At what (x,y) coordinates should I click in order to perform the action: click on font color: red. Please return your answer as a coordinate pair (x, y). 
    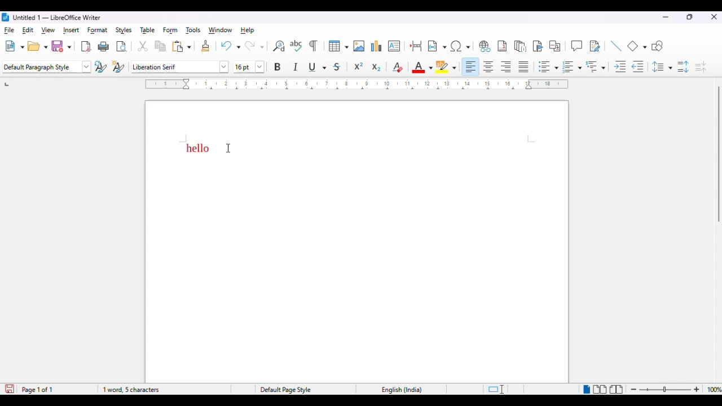
    Looking at the image, I should click on (422, 67).